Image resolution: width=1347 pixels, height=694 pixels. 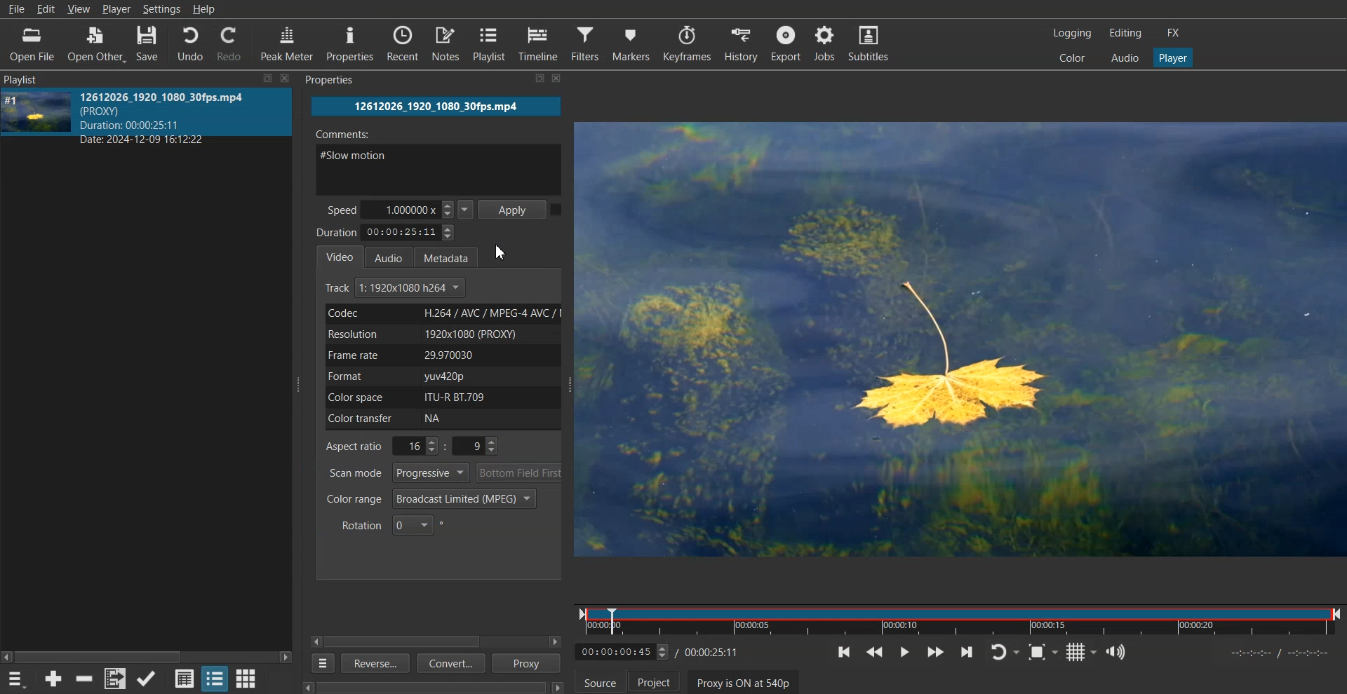 I want to click on Toggle grid display on the player, so click(x=1081, y=652).